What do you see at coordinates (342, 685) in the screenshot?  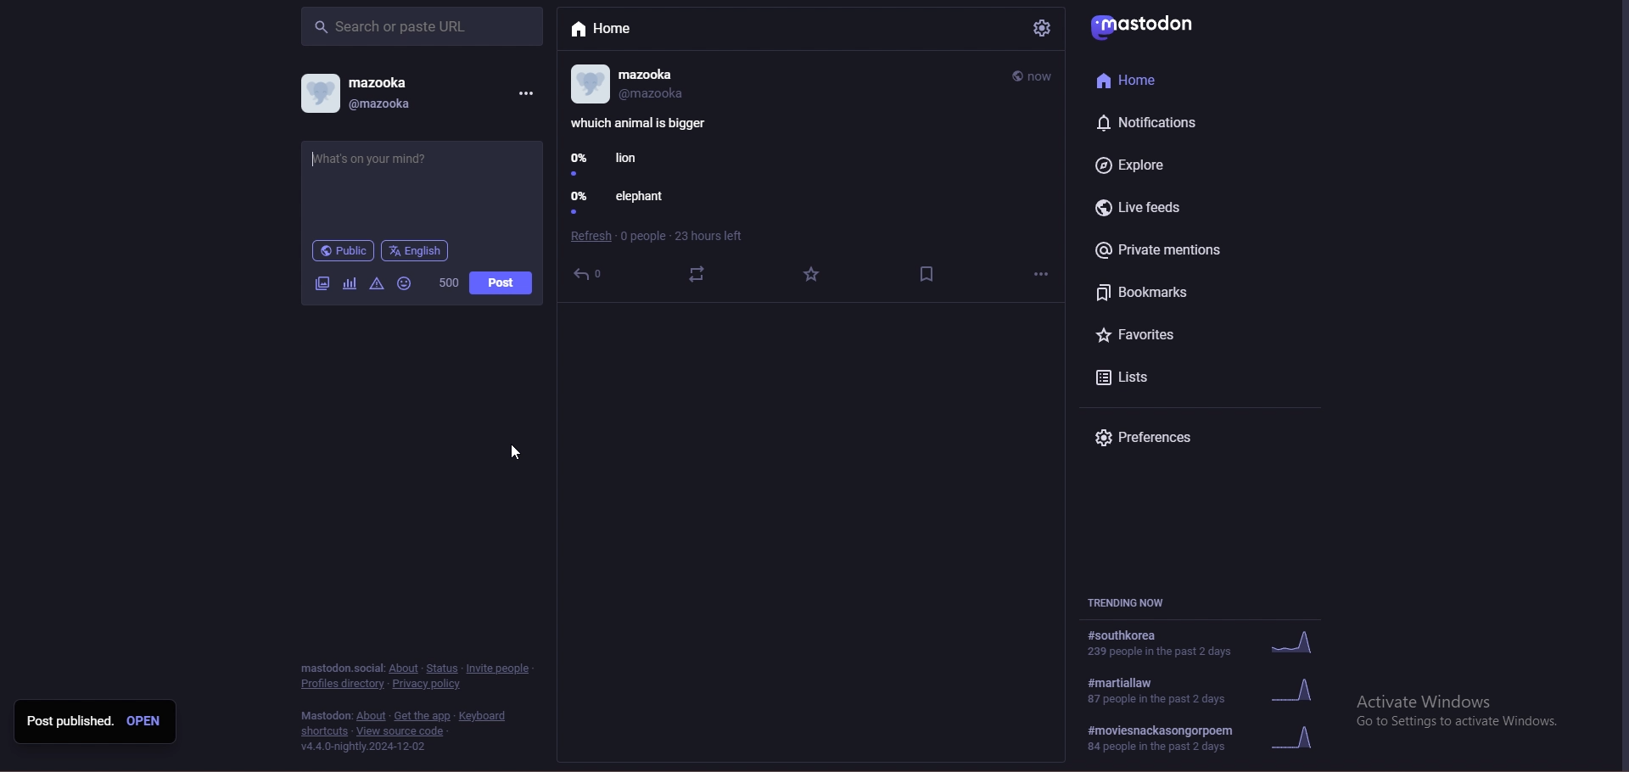 I see `profiles directory` at bounding box center [342, 685].